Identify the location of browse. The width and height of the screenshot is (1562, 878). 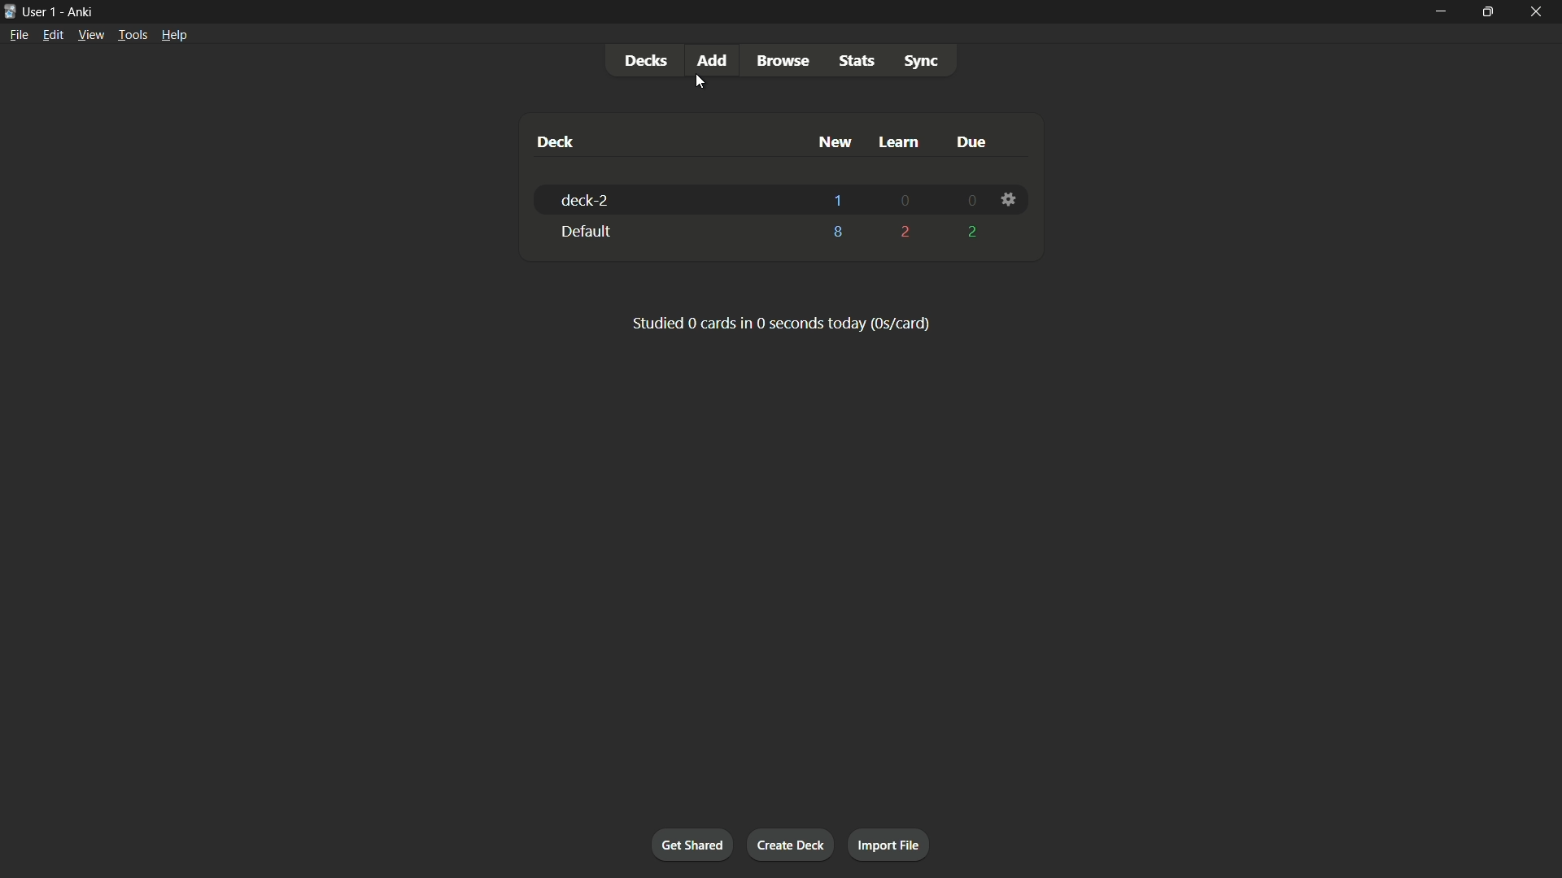
(784, 61).